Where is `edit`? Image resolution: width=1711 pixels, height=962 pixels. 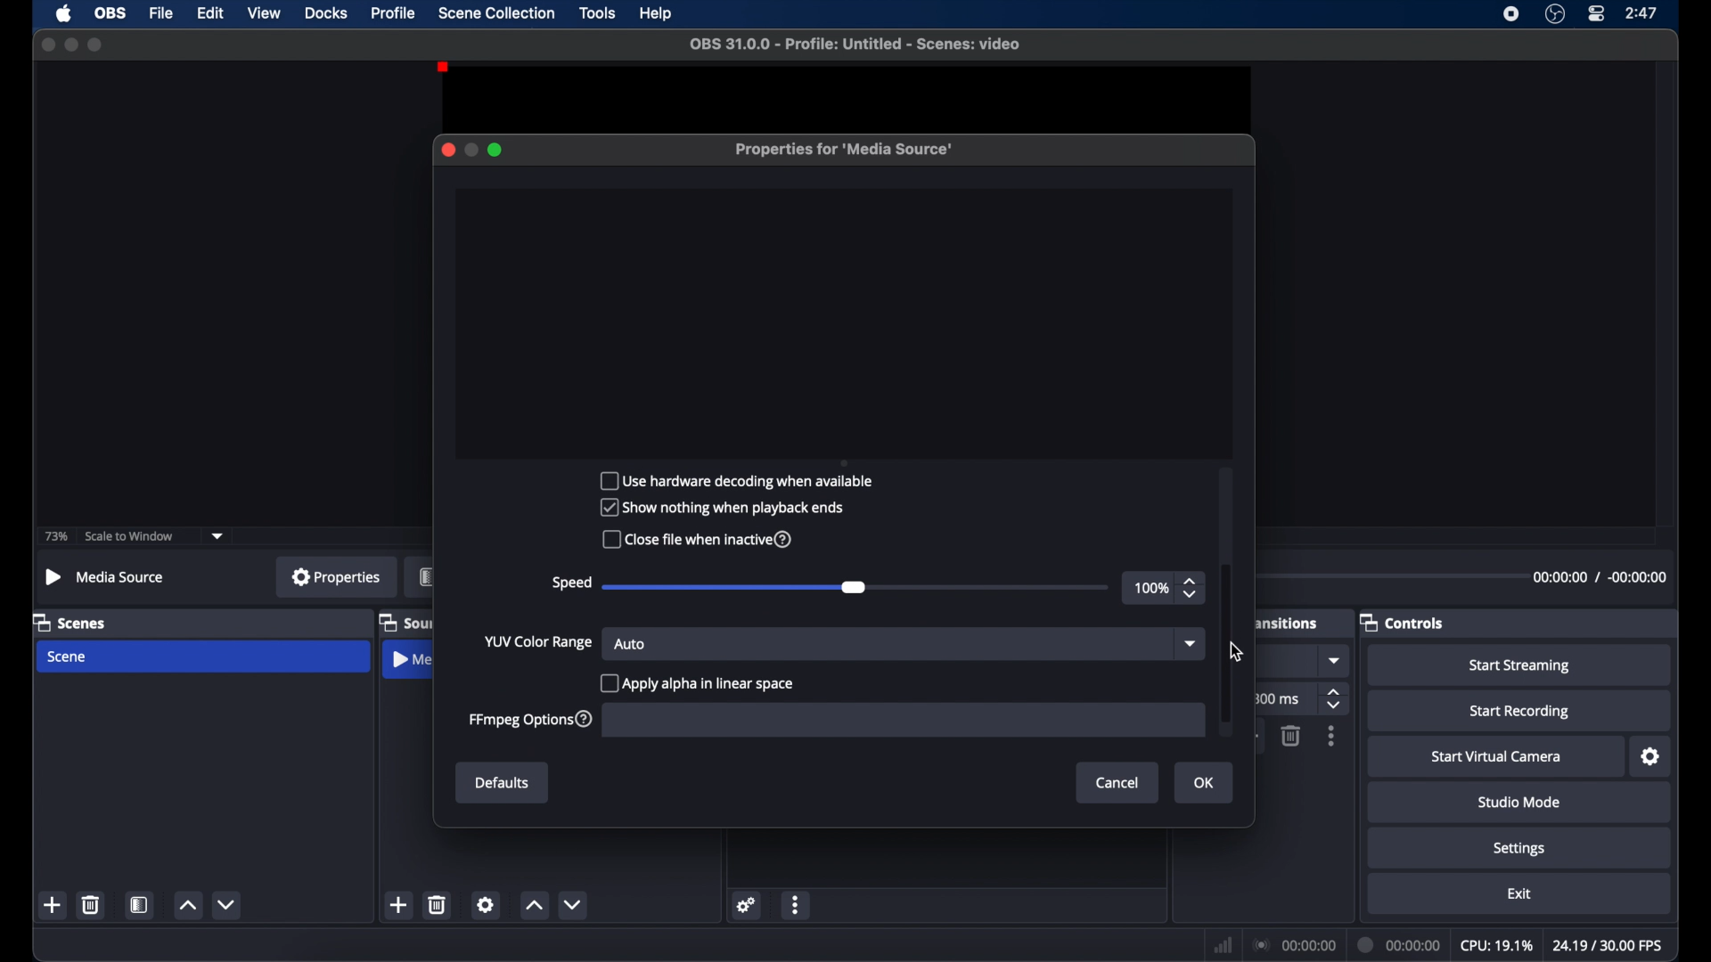
edit is located at coordinates (210, 13).